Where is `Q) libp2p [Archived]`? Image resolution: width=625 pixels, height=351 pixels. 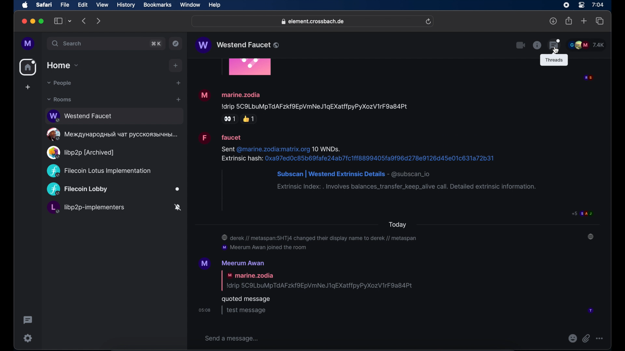 Q) libp2p [Archived] is located at coordinates (90, 152).